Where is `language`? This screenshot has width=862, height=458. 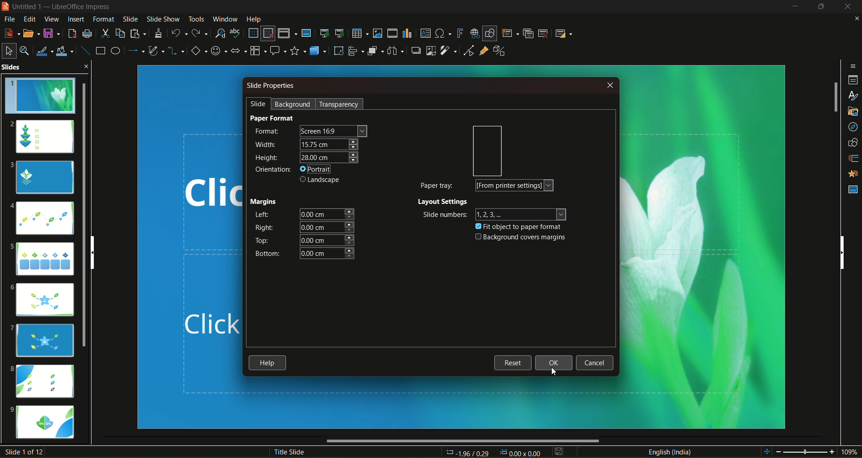
language is located at coordinates (670, 451).